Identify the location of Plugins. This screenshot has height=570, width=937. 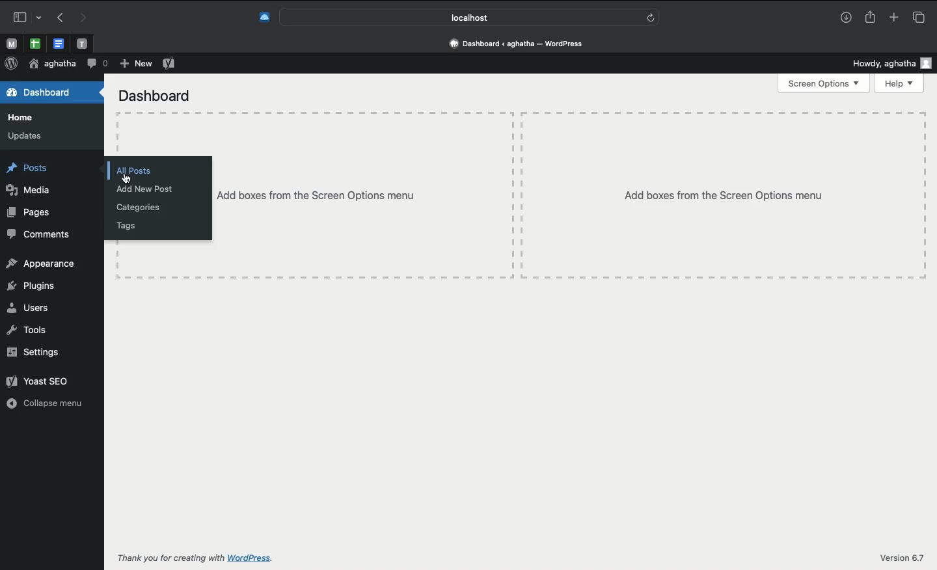
(31, 286).